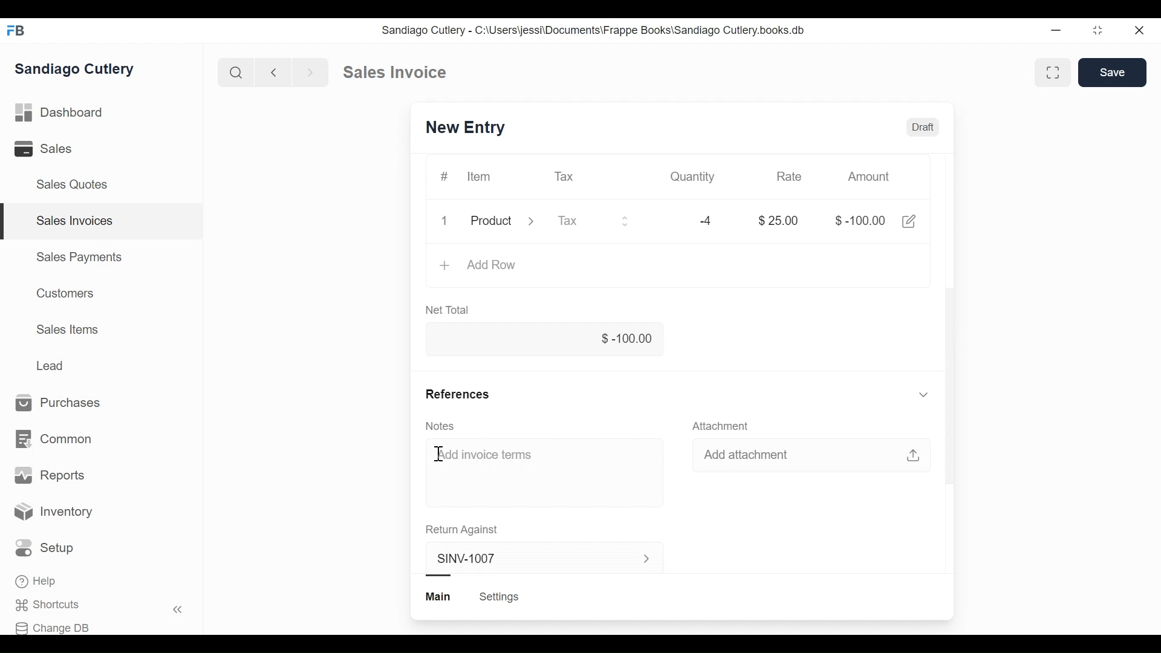 Image resolution: width=1161 pixels, height=653 pixels. What do you see at coordinates (55, 438) in the screenshot?
I see ` Common` at bounding box center [55, 438].